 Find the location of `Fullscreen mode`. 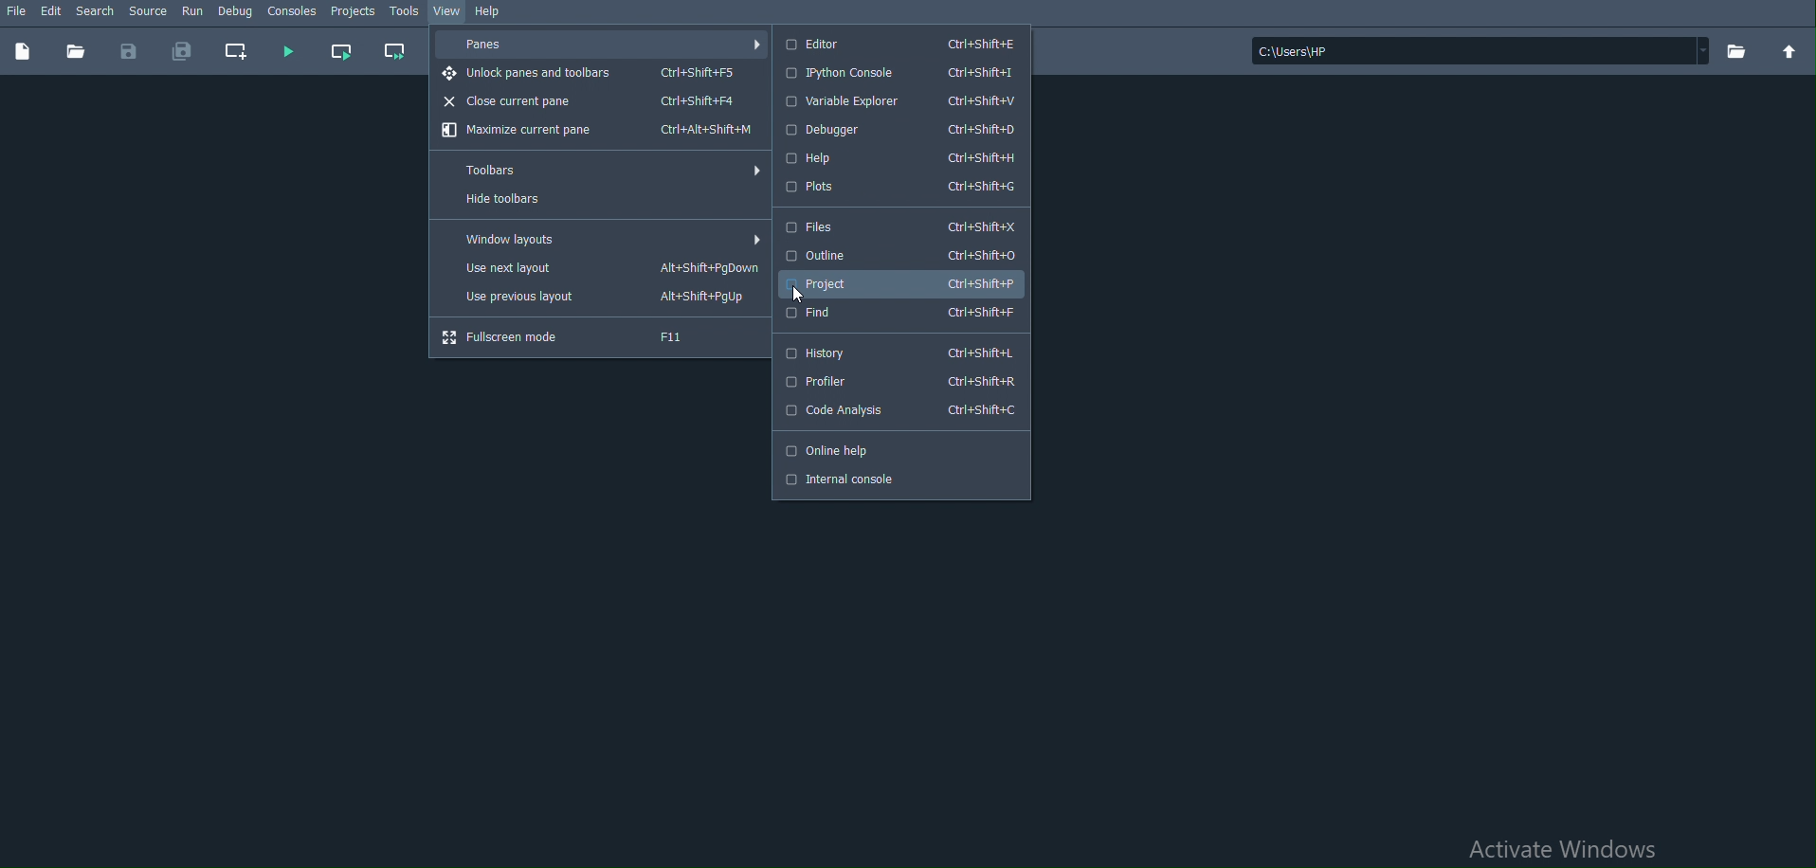

Fullscreen mode is located at coordinates (598, 336).